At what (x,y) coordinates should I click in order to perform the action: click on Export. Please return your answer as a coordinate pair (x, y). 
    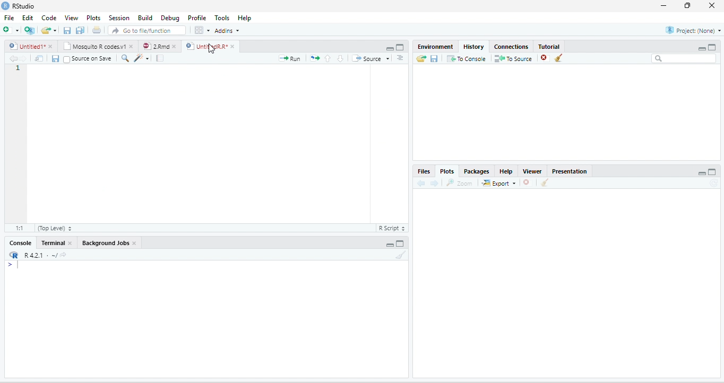
    Looking at the image, I should click on (498, 183).